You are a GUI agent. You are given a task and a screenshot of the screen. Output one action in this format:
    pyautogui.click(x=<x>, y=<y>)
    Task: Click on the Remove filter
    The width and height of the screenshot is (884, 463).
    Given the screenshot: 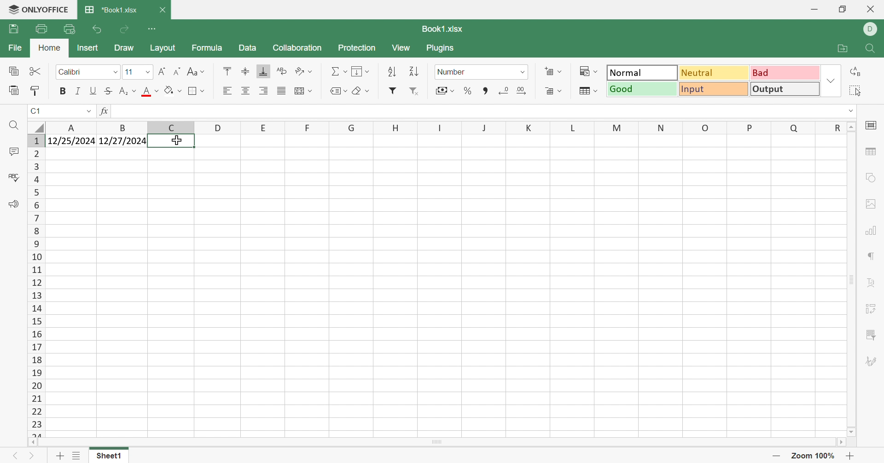 What is the action you would take?
    pyautogui.click(x=415, y=91)
    